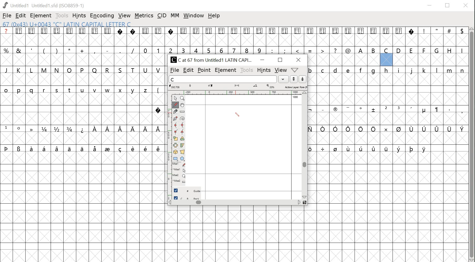 The image size is (475, 262). I want to click on pen, so click(176, 119).